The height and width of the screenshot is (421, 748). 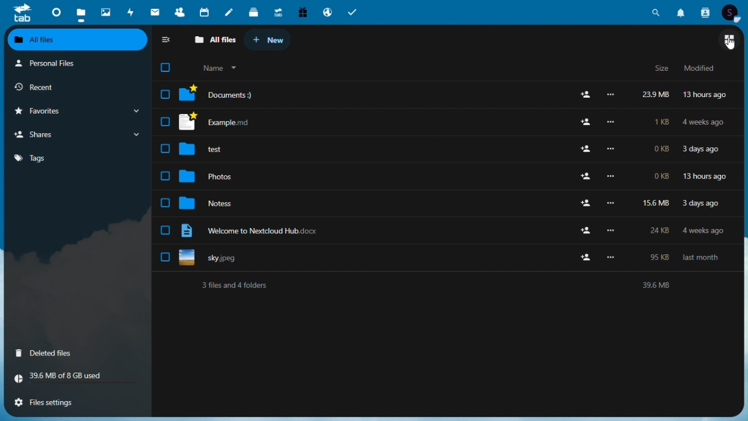 What do you see at coordinates (56, 12) in the screenshot?
I see `dashboard` at bounding box center [56, 12].